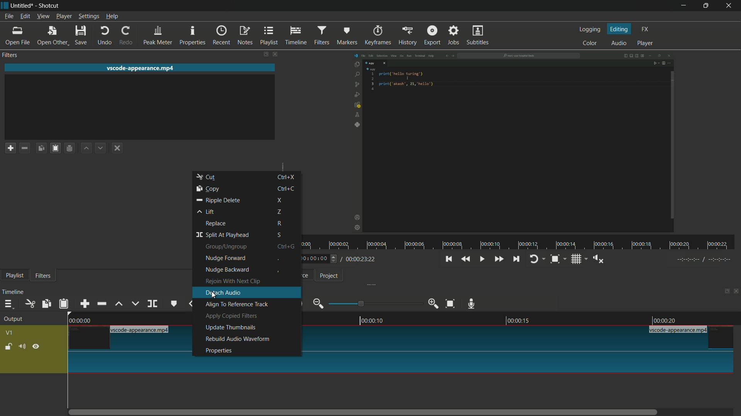  Describe the element at coordinates (113, 17) in the screenshot. I see `help menu` at that location.